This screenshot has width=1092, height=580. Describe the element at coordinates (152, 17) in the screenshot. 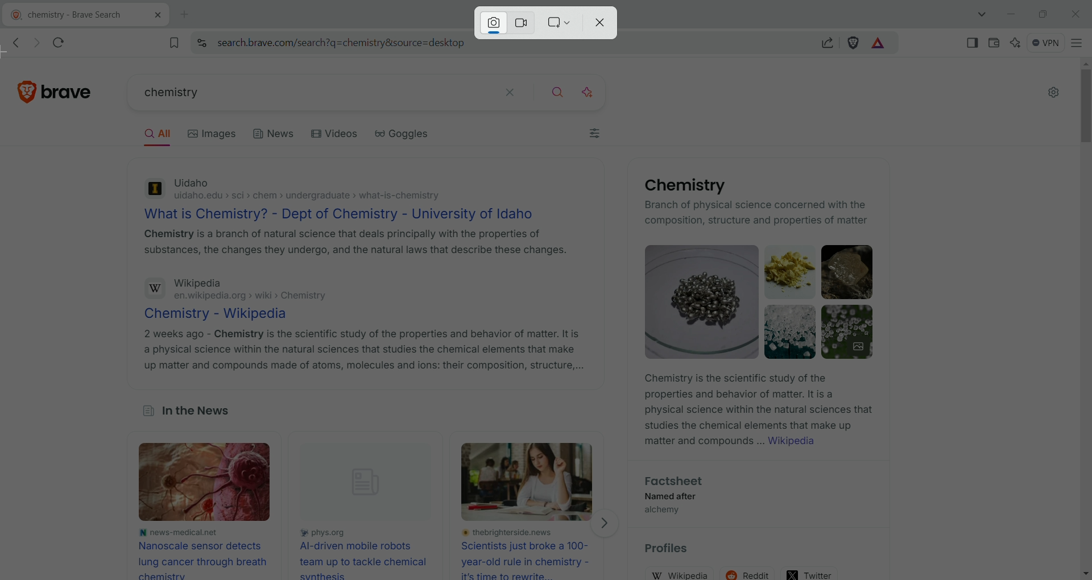

I see `close` at that location.